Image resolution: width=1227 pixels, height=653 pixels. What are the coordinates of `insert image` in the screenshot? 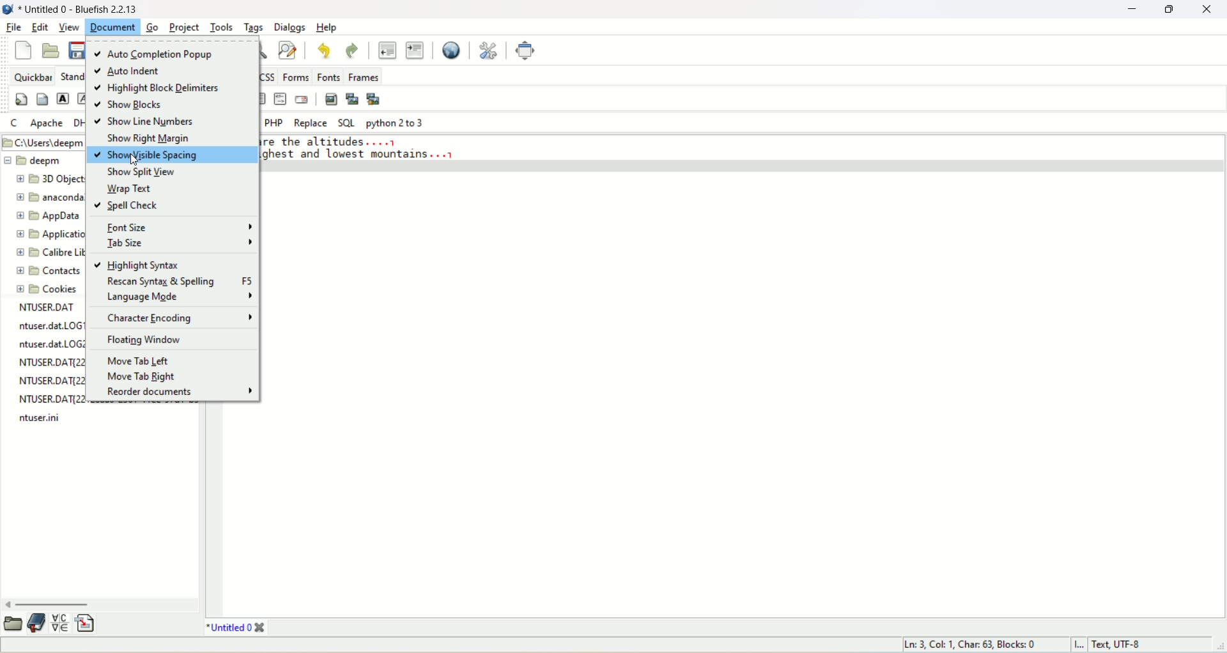 It's located at (330, 99).